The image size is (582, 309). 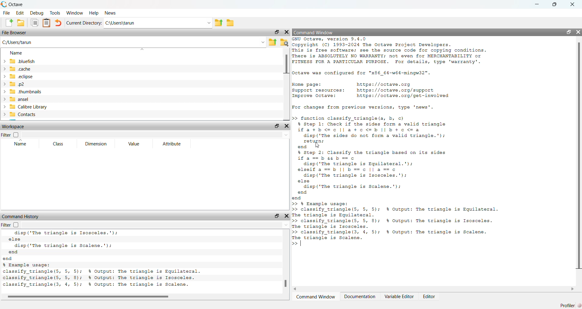 What do you see at coordinates (19, 69) in the screenshot?
I see `.cache` at bounding box center [19, 69].